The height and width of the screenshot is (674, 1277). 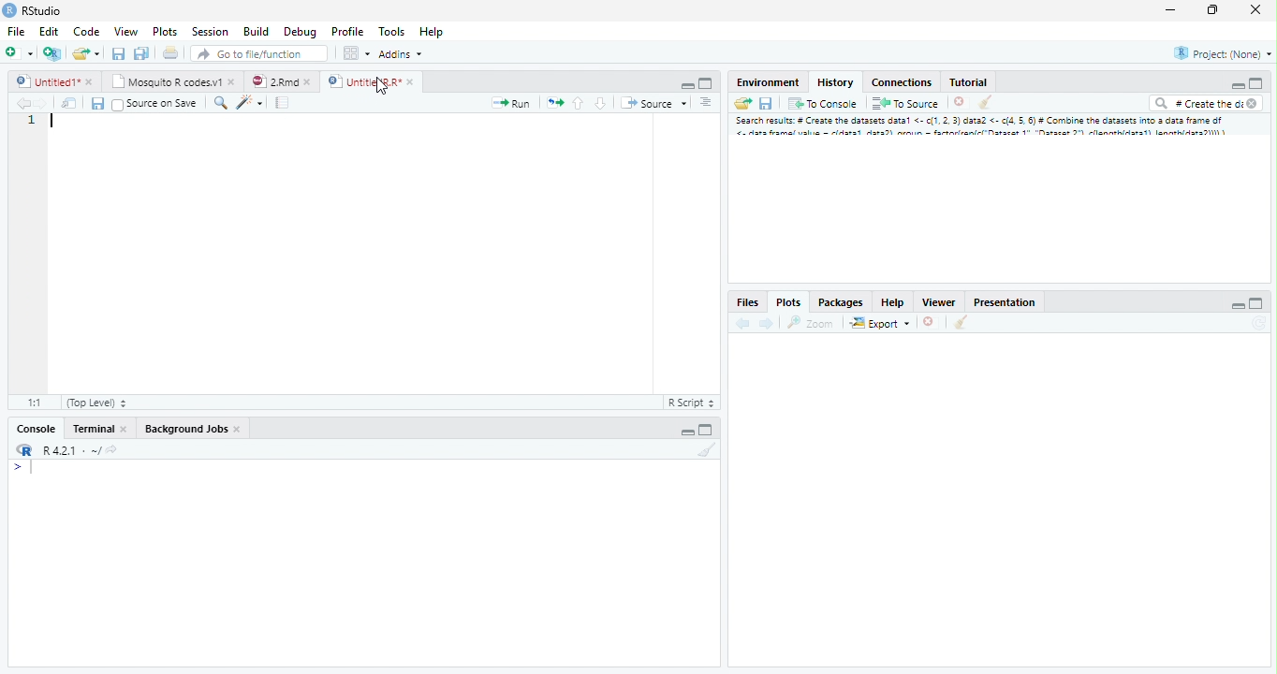 What do you see at coordinates (173, 53) in the screenshot?
I see `Print` at bounding box center [173, 53].